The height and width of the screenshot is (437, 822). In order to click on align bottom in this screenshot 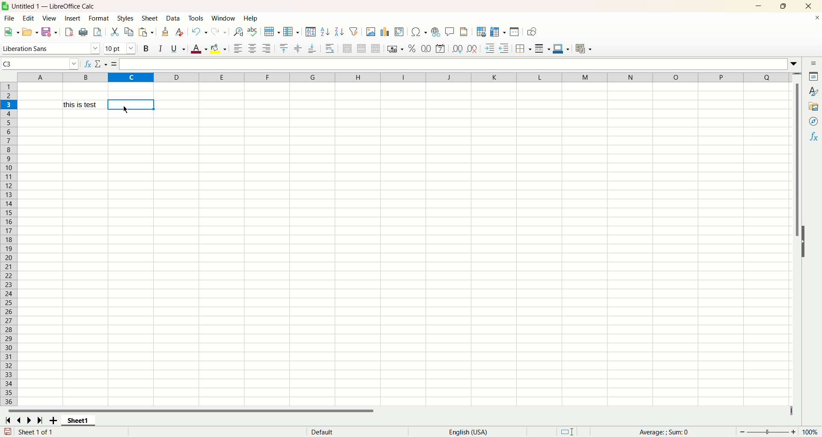, I will do `click(313, 48)`.